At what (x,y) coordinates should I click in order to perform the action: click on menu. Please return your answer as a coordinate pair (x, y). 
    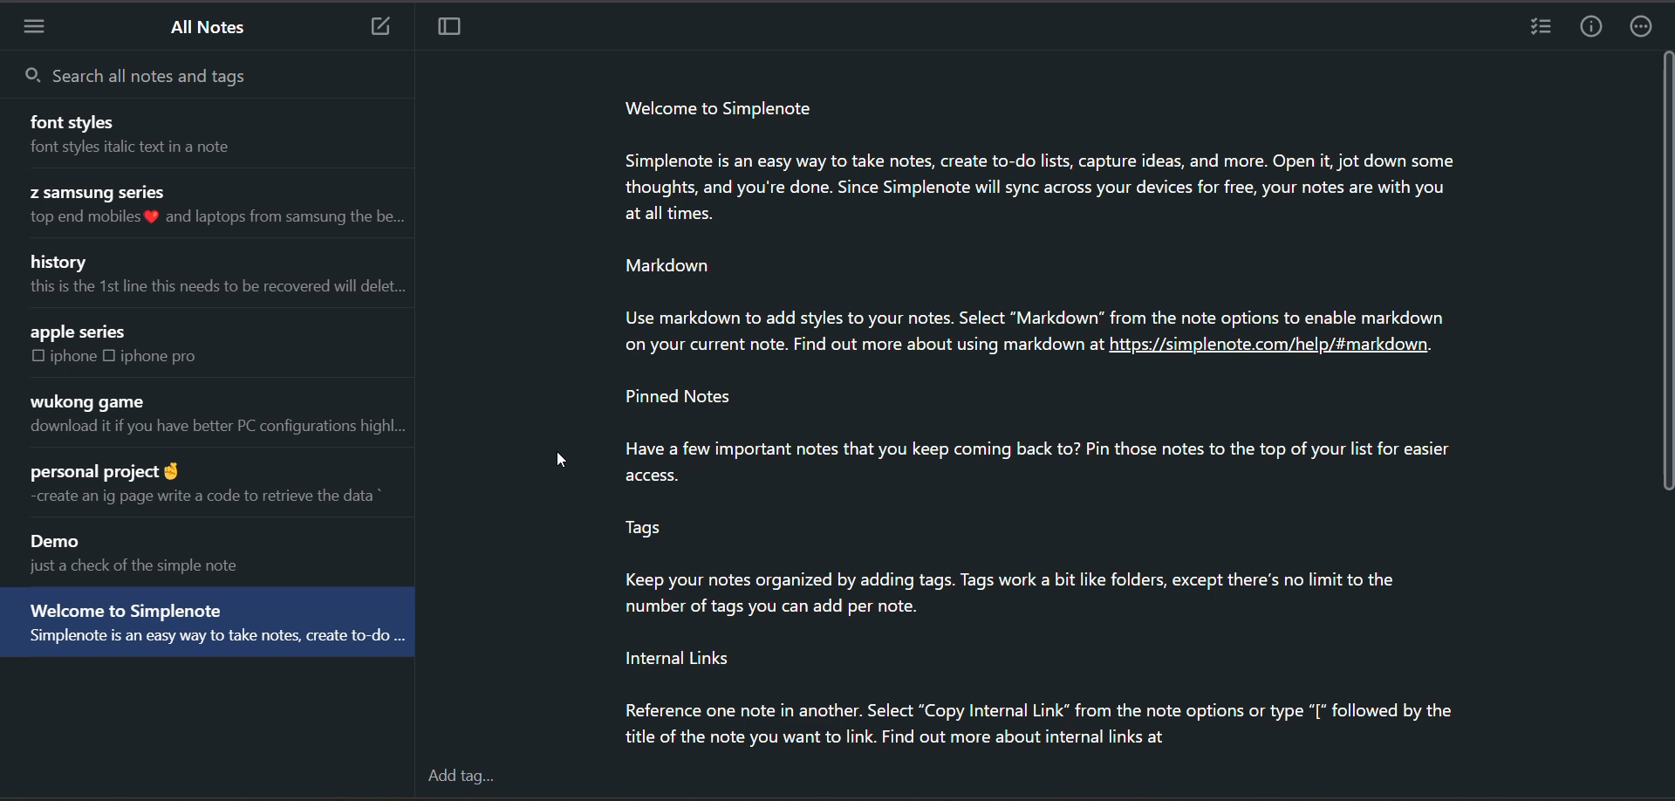
    Looking at the image, I should click on (46, 26).